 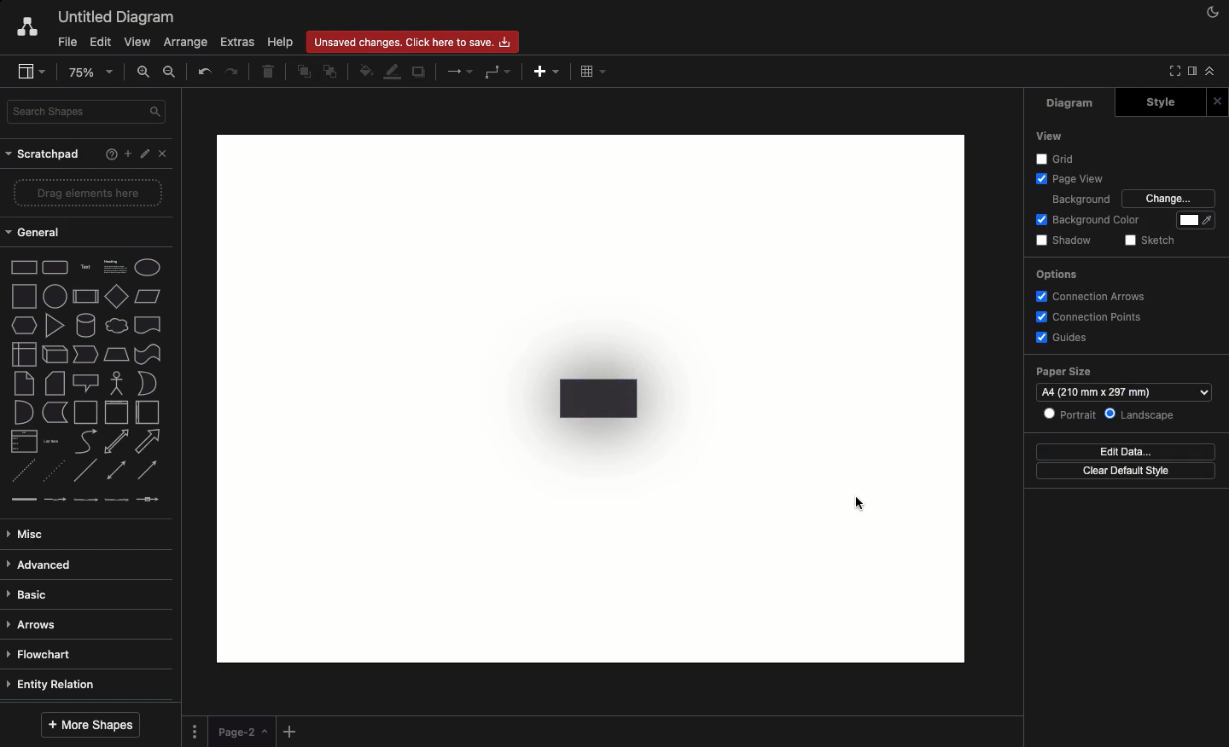 What do you see at coordinates (115, 414) in the screenshot?
I see `vertical container` at bounding box center [115, 414].